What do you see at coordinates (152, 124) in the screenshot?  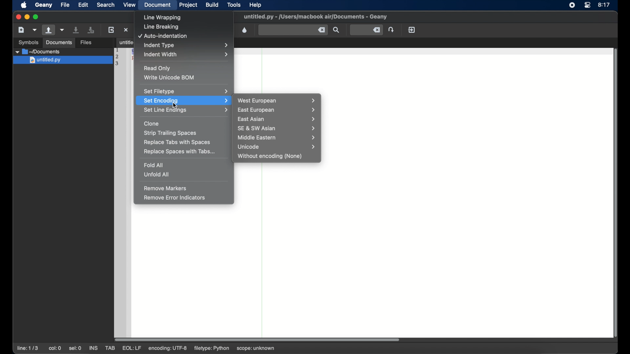 I see `clone` at bounding box center [152, 124].